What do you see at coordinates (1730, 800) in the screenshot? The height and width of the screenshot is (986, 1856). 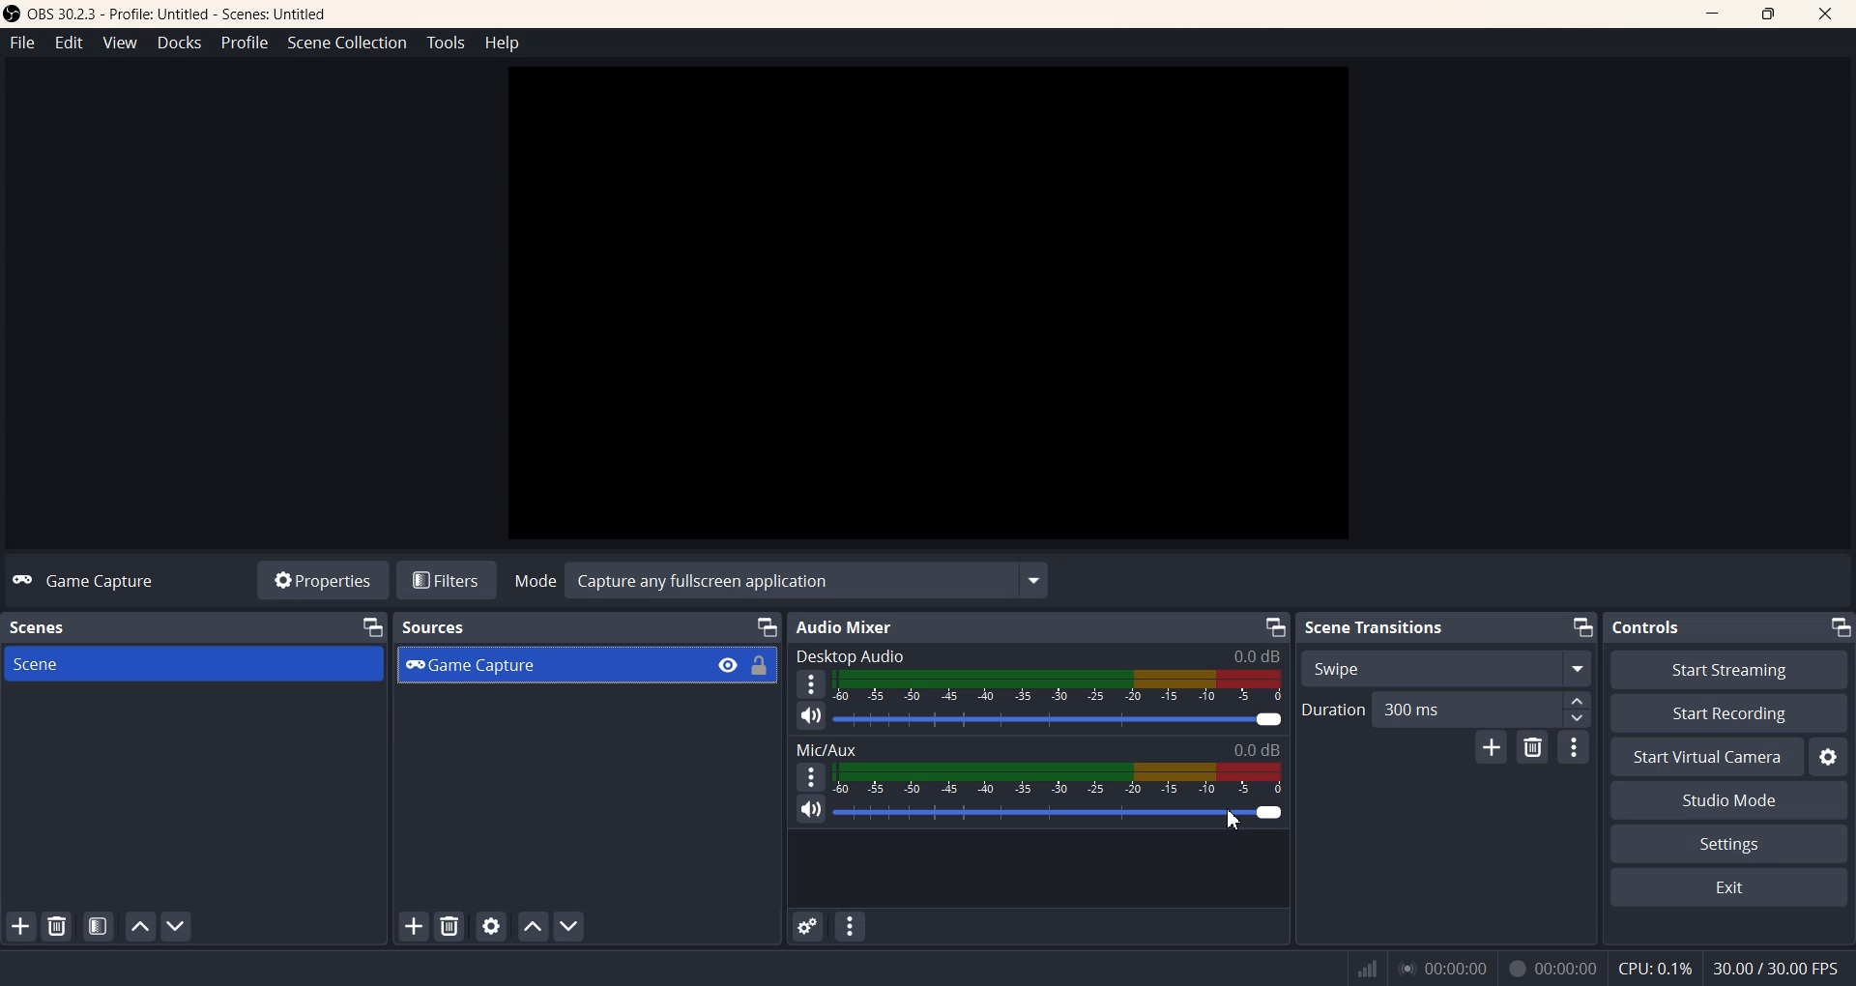 I see `Studio Mode` at bounding box center [1730, 800].